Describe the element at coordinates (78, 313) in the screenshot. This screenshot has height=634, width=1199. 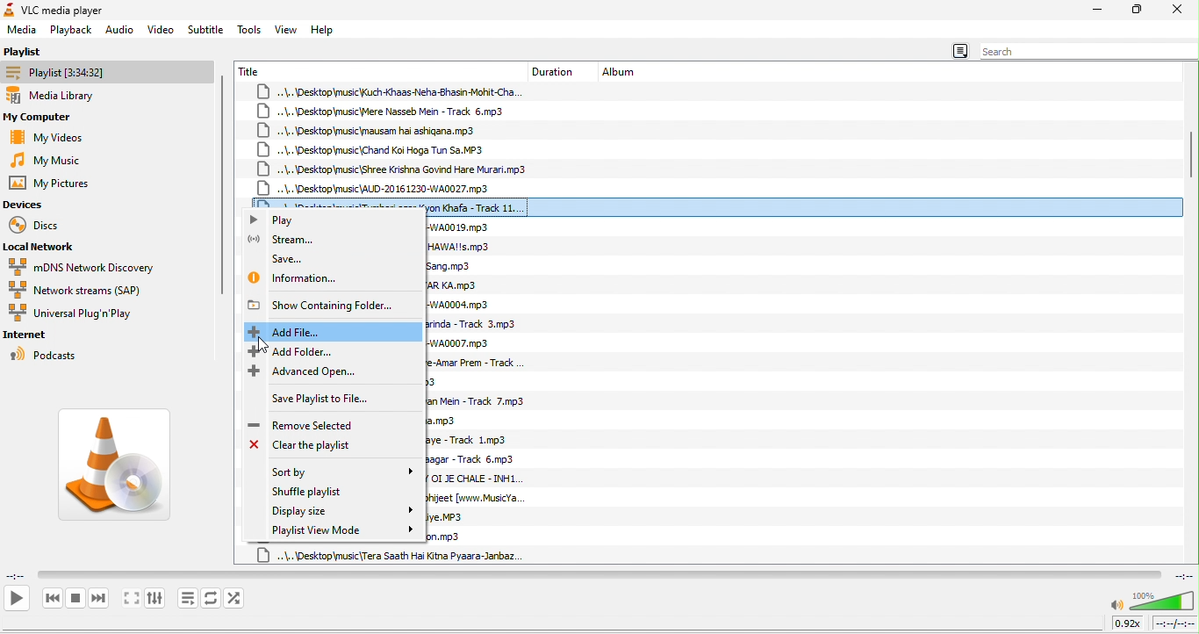
I see `universal plug in play` at that location.